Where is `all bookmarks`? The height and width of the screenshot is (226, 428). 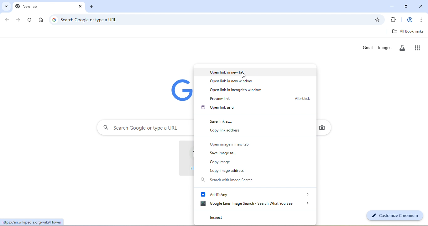 all bookmarks is located at coordinates (408, 31).